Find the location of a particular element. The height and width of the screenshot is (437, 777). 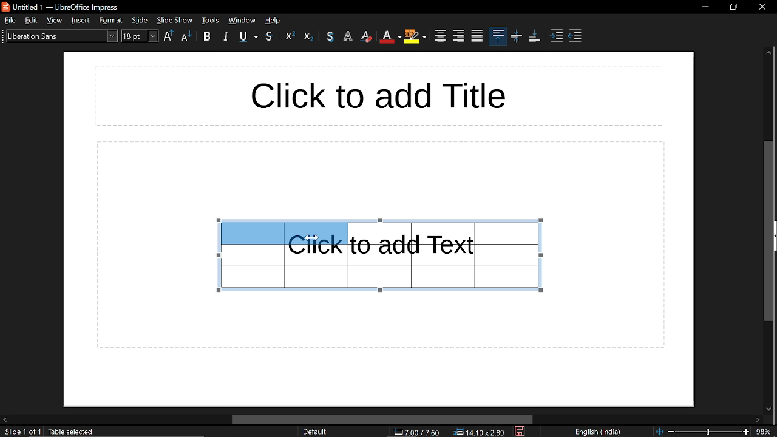

selected cells is located at coordinates (283, 232).